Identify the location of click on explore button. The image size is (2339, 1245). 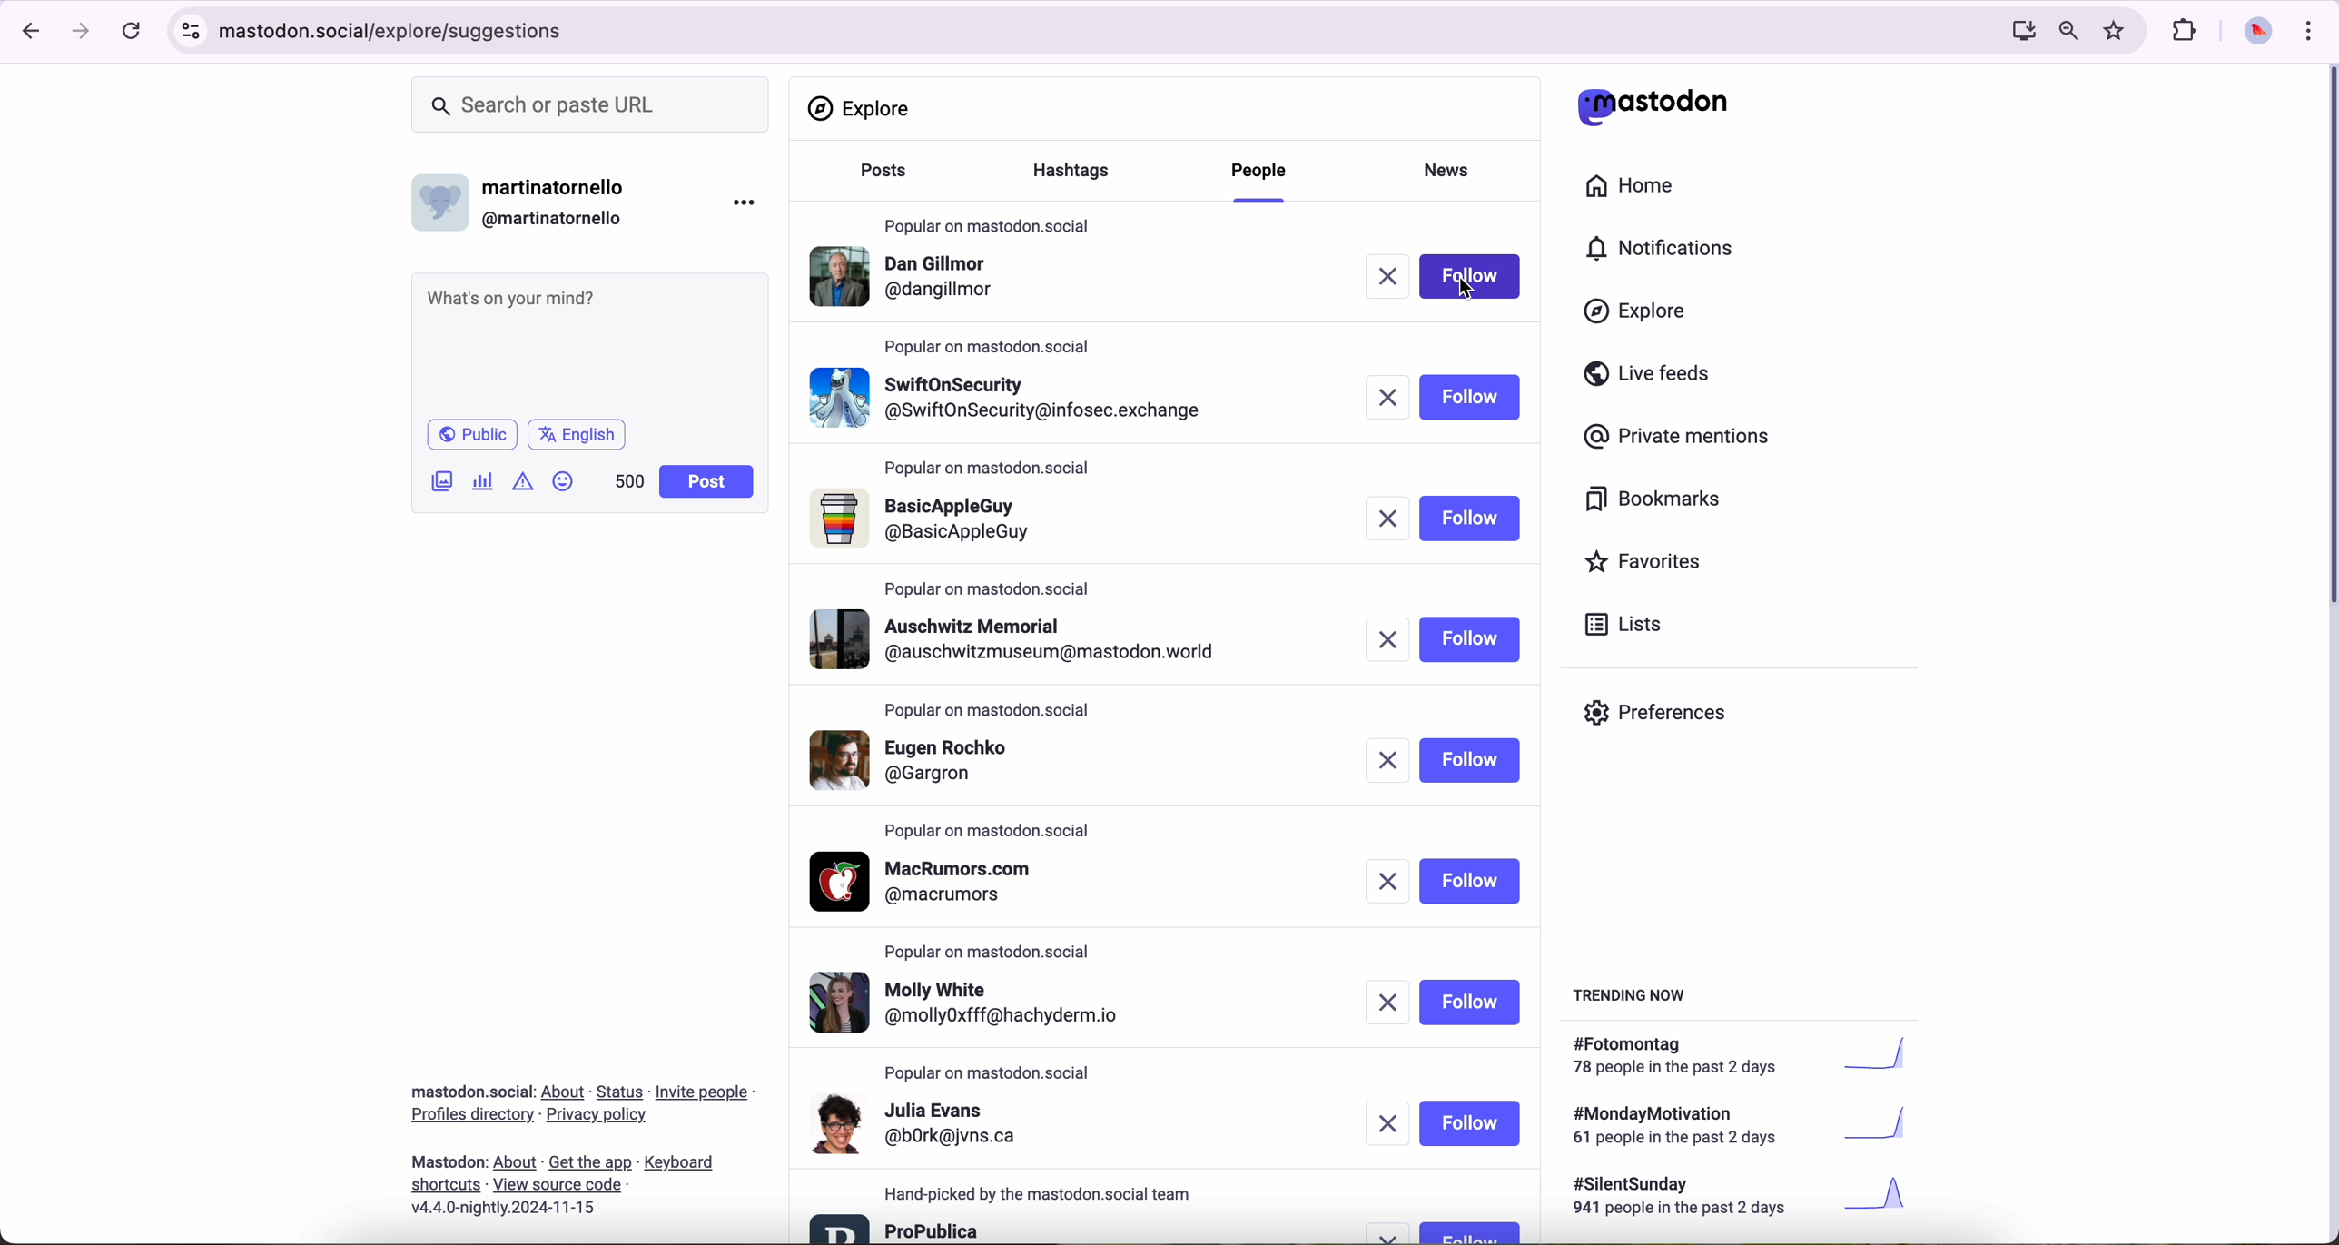
(1640, 320).